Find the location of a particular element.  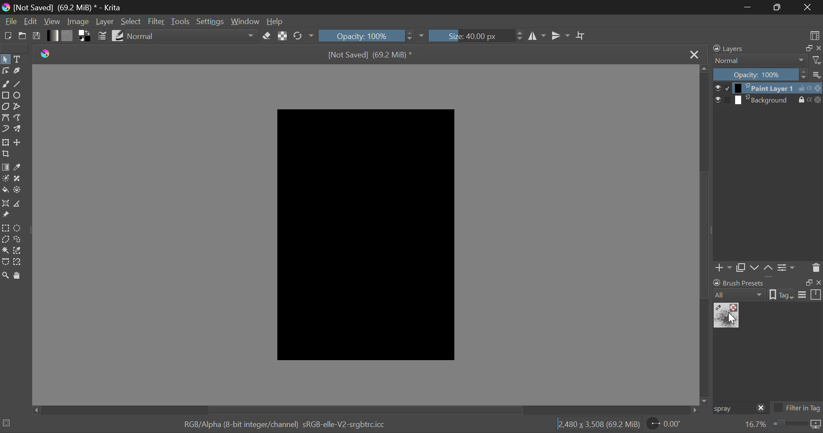

tag is located at coordinates (781, 296).